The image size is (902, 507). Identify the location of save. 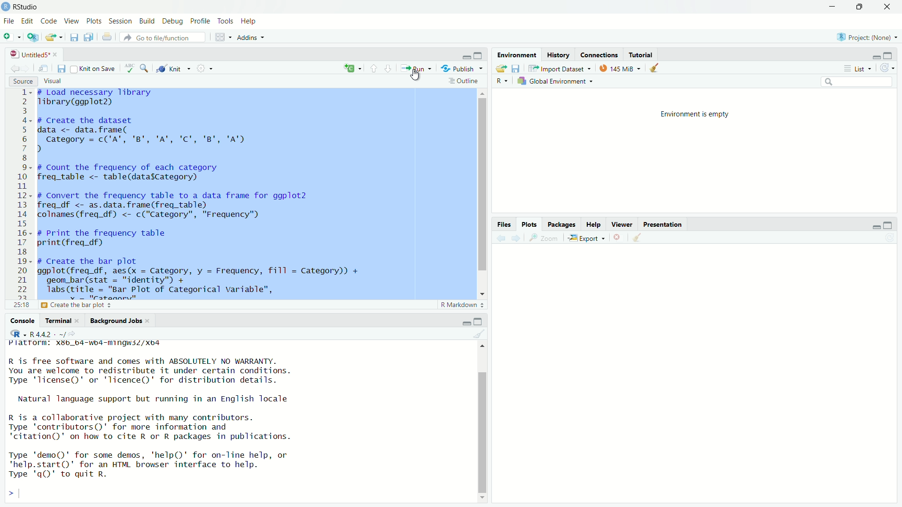
(62, 69).